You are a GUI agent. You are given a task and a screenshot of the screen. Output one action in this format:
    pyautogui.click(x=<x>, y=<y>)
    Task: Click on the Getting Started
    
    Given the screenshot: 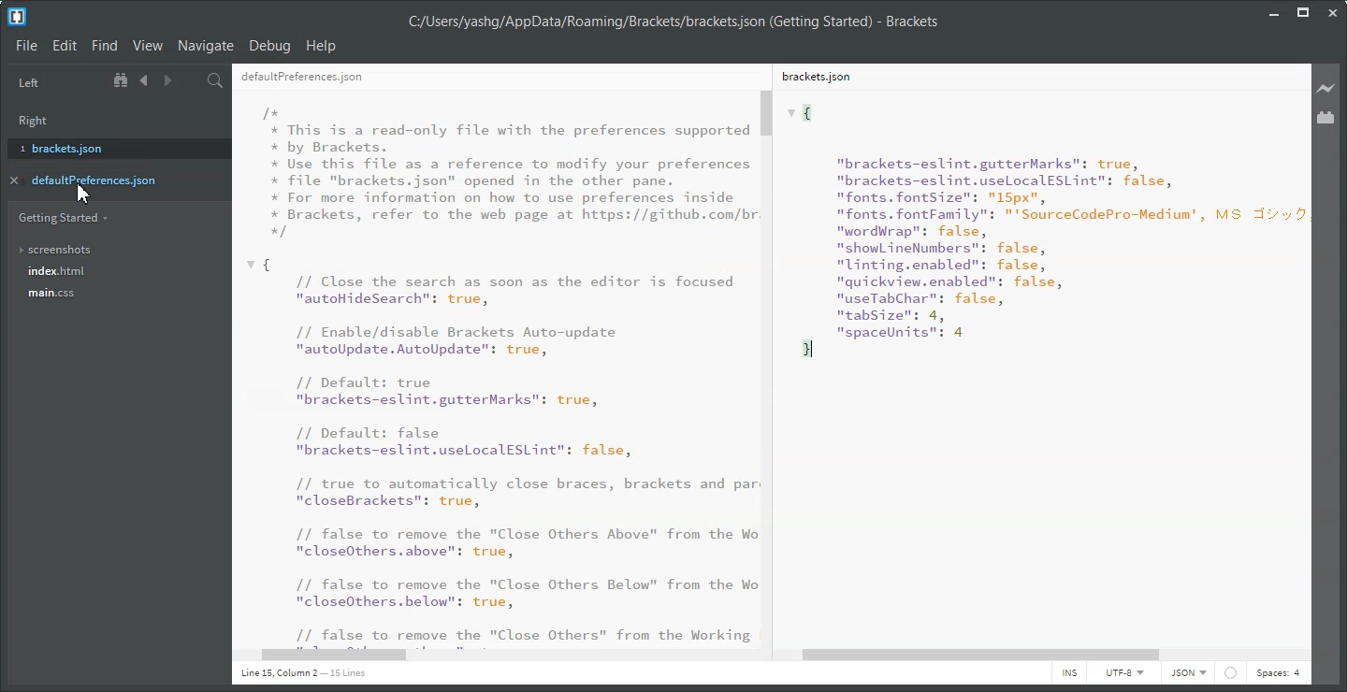 What is the action you would take?
    pyautogui.click(x=63, y=217)
    